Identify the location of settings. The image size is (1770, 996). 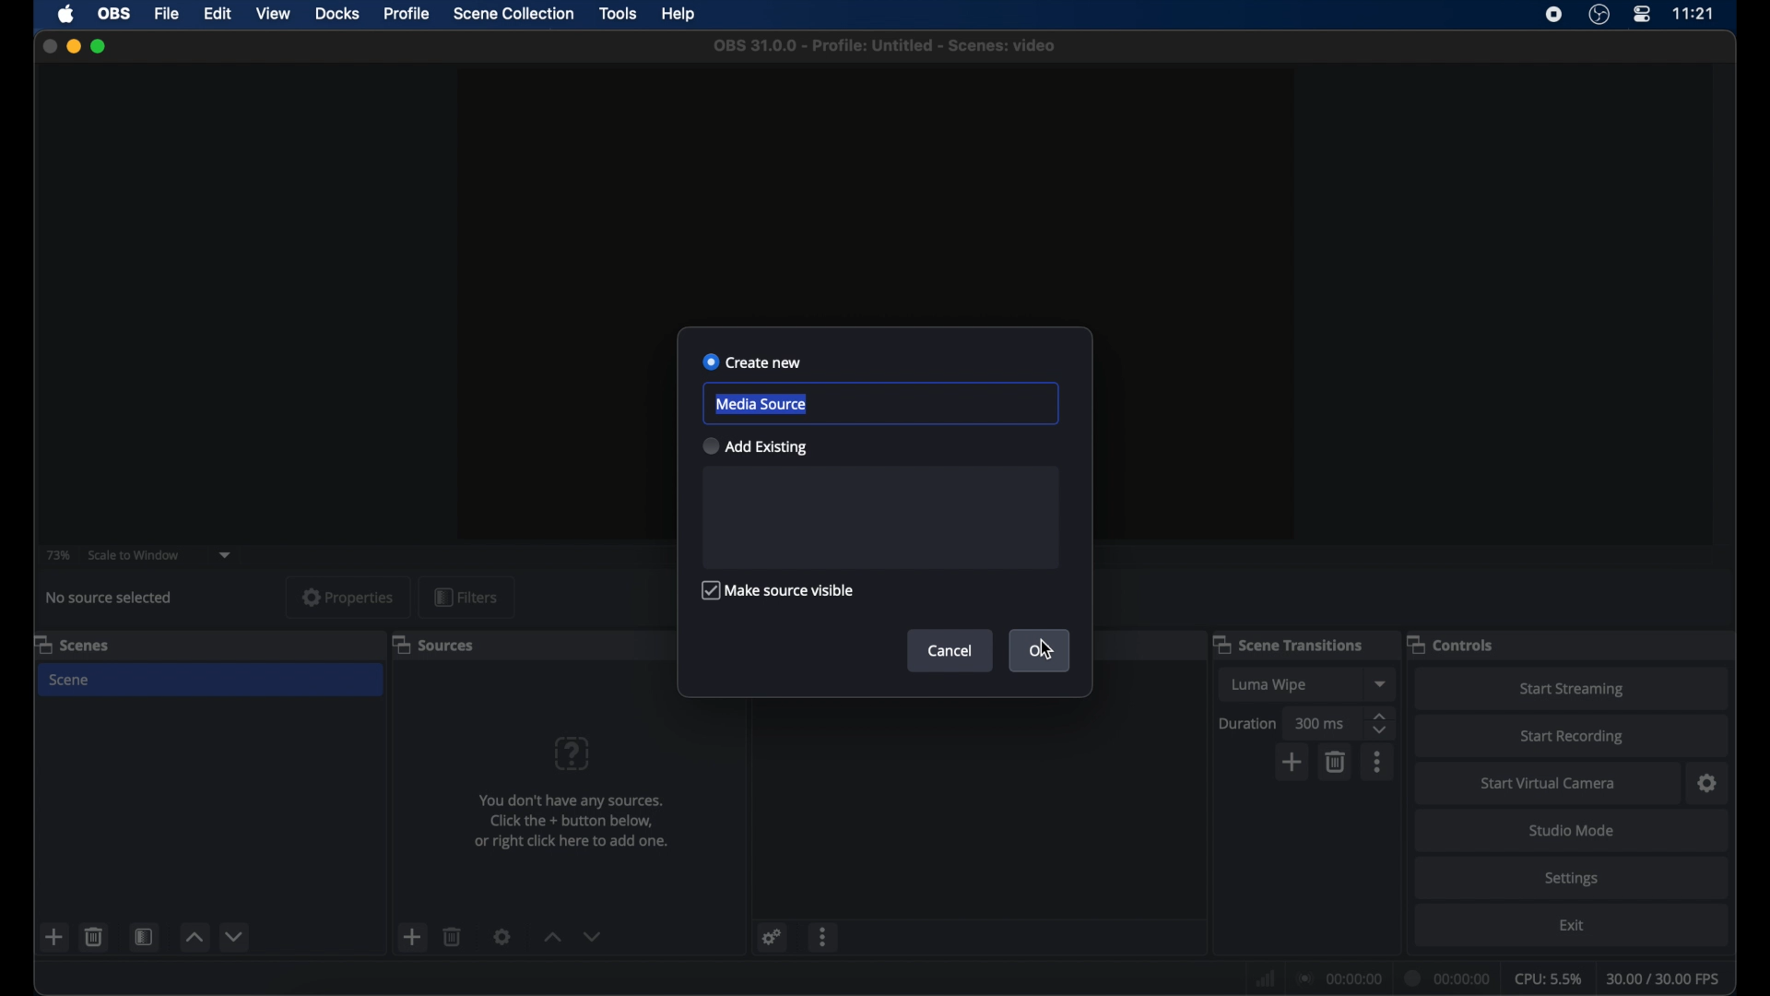
(1709, 784).